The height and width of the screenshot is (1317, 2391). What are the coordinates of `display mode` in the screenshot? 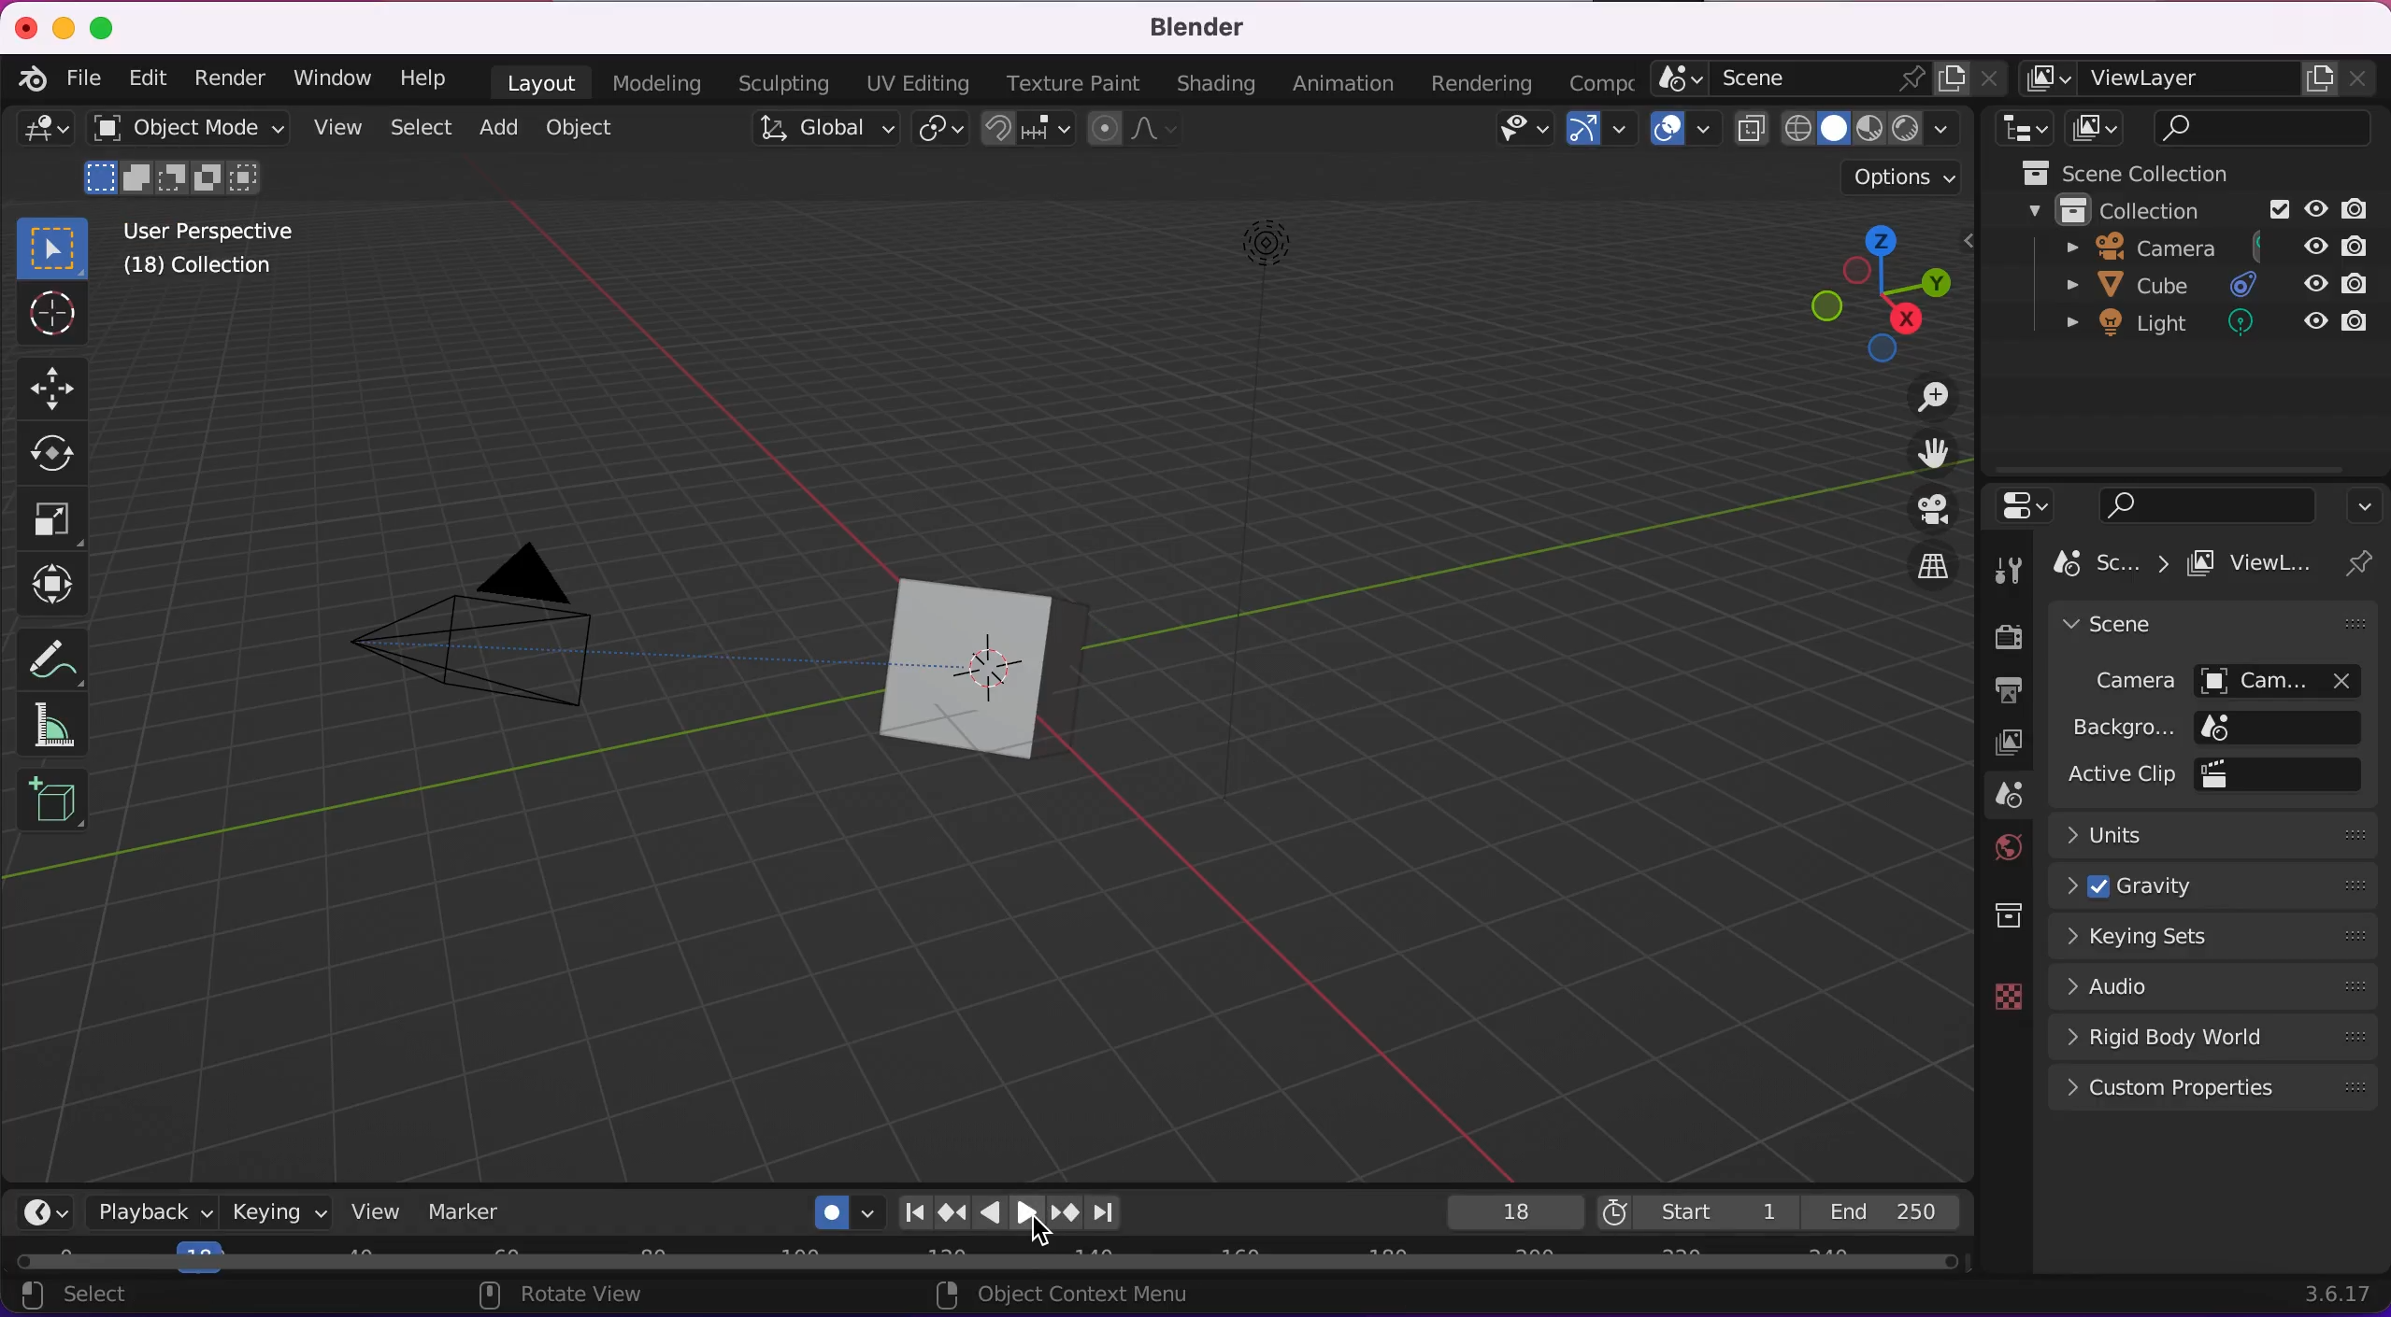 It's located at (2099, 129).